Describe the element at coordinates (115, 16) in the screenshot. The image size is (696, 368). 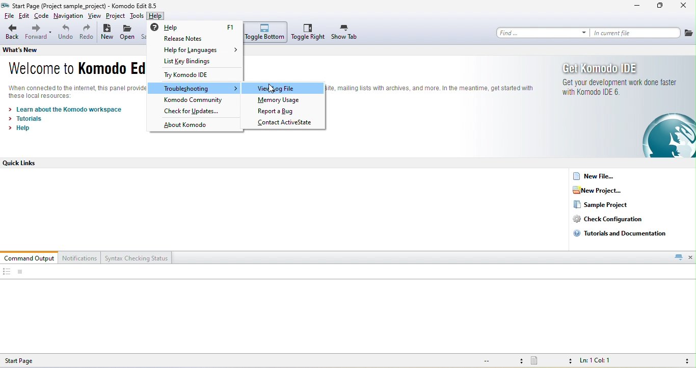
I see `project` at that location.